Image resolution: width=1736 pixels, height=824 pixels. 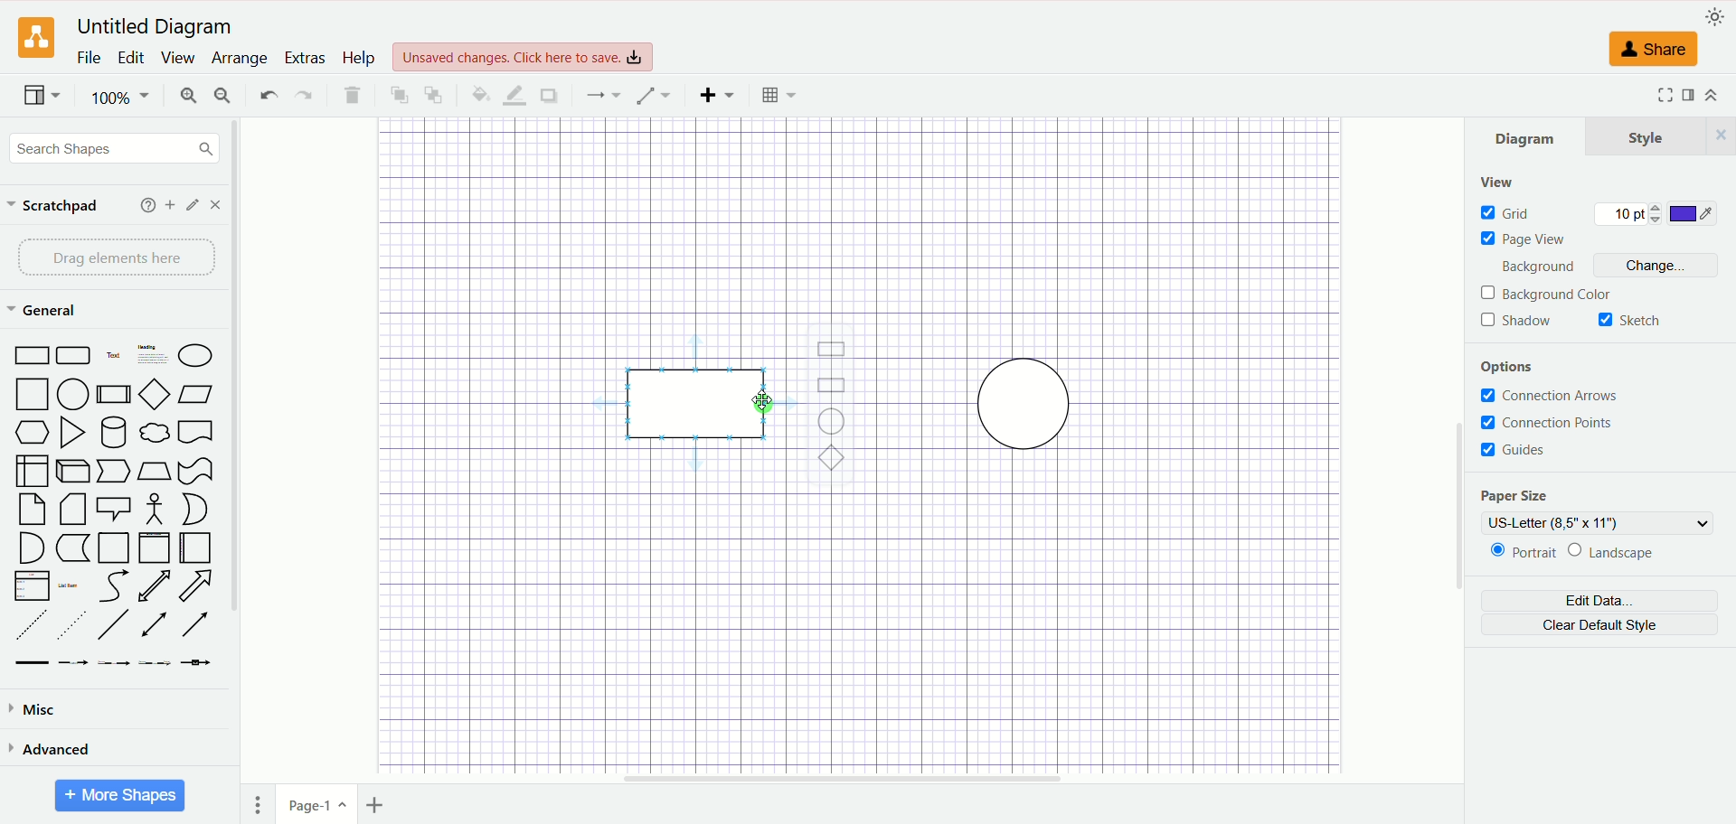 What do you see at coordinates (120, 795) in the screenshot?
I see `More Shapes` at bounding box center [120, 795].